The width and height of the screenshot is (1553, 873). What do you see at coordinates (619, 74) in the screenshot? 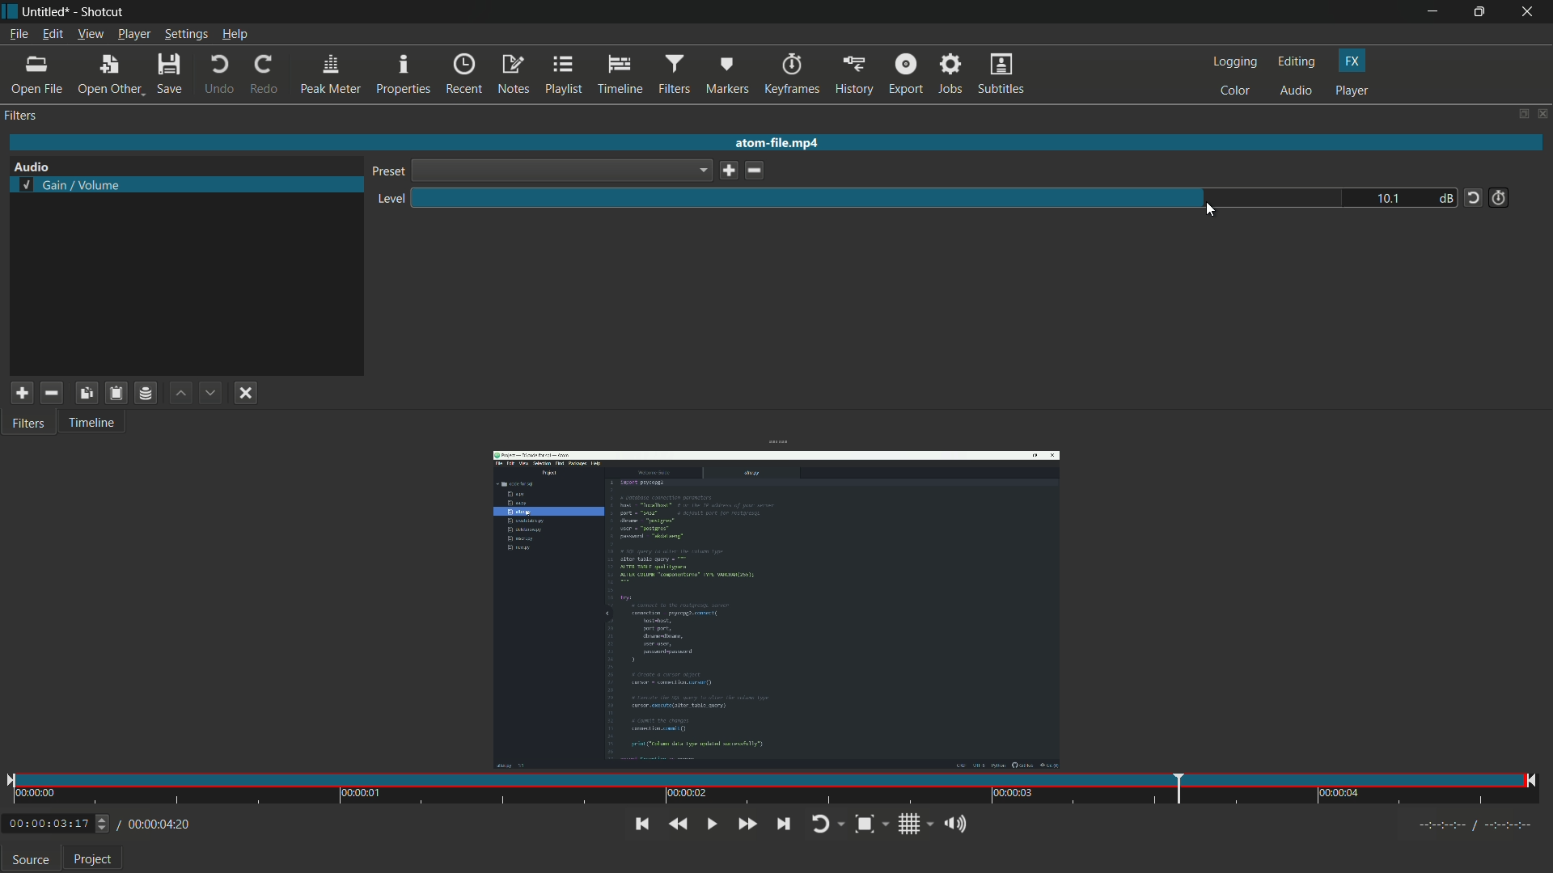
I see `timeline` at bounding box center [619, 74].